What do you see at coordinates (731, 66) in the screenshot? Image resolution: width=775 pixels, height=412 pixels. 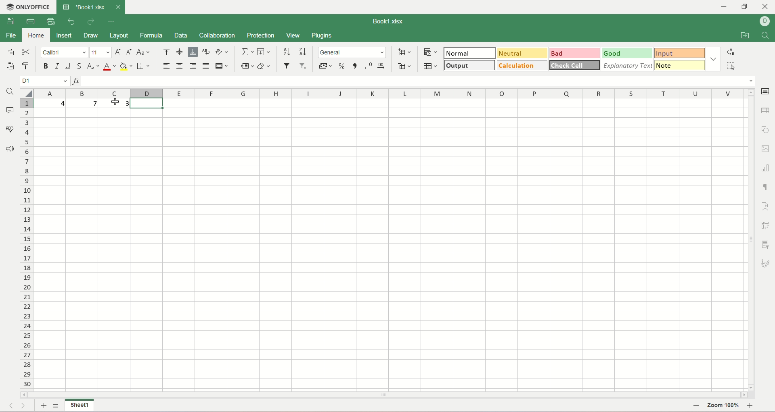 I see `select all` at bounding box center [731, 66].